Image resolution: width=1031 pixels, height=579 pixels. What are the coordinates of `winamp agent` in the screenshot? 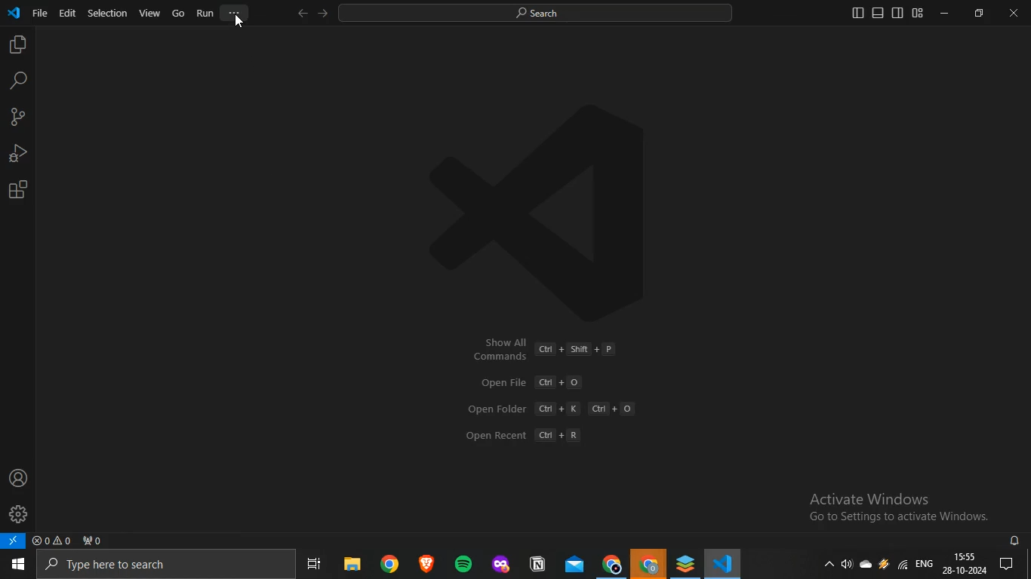 It's located at (884, 567).